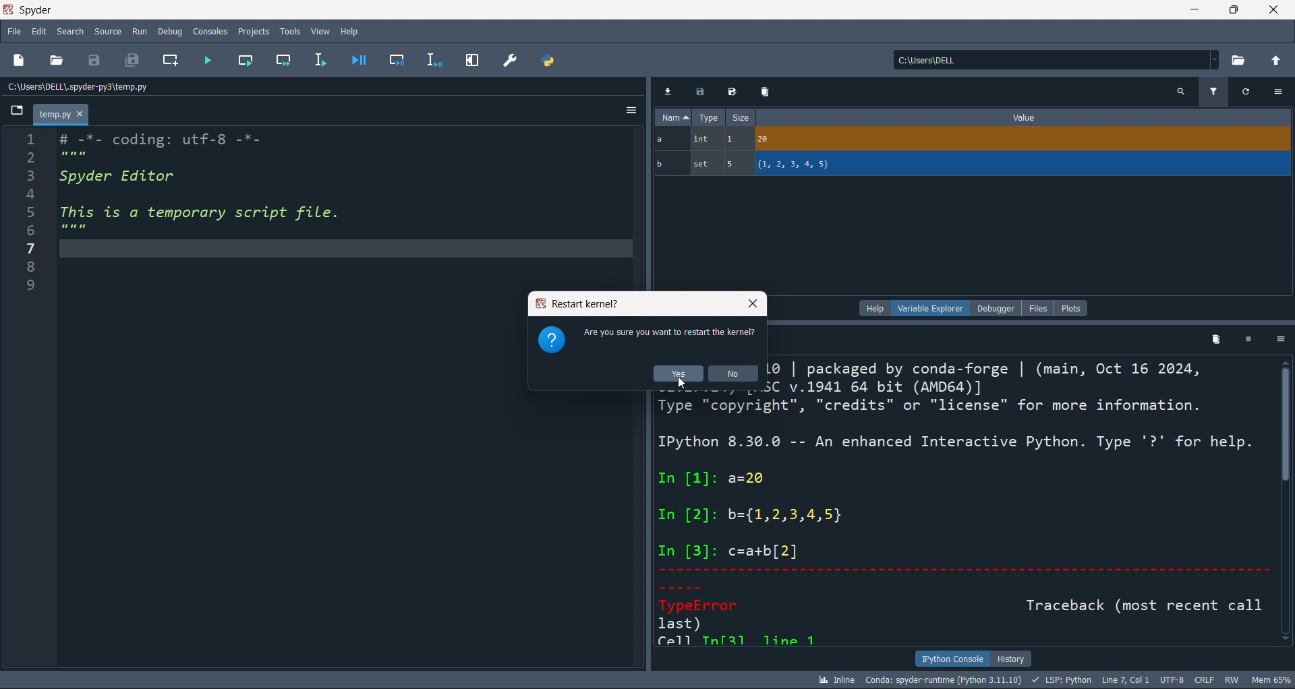 This screenshot has height=689, width=1295. What do you see at coordinates (70, 32) in the screenshot?
I see `search` at bounding box center [70, 32].